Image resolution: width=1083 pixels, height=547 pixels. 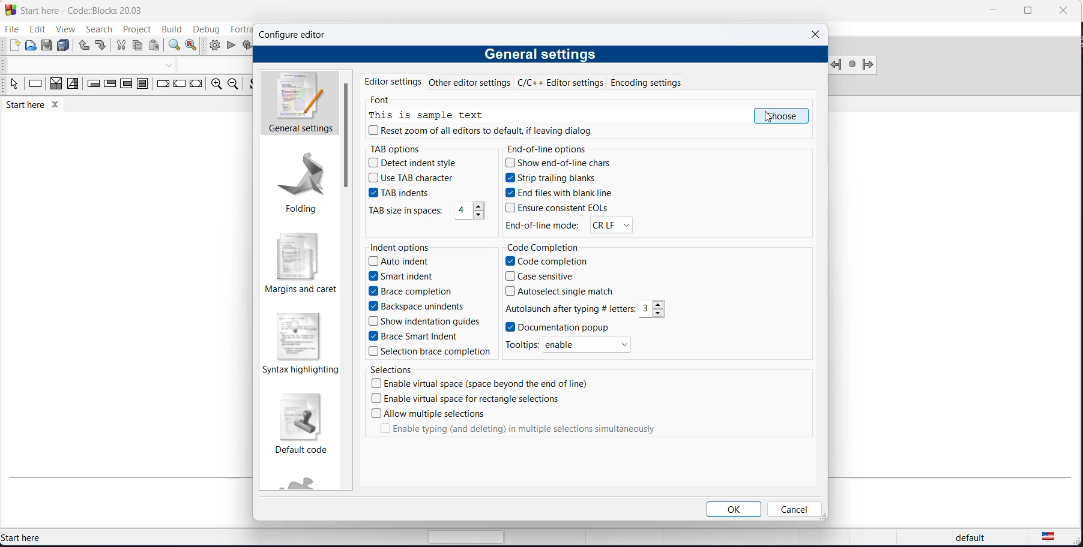 I want to click on brace completion, so click(x=405, y=292).